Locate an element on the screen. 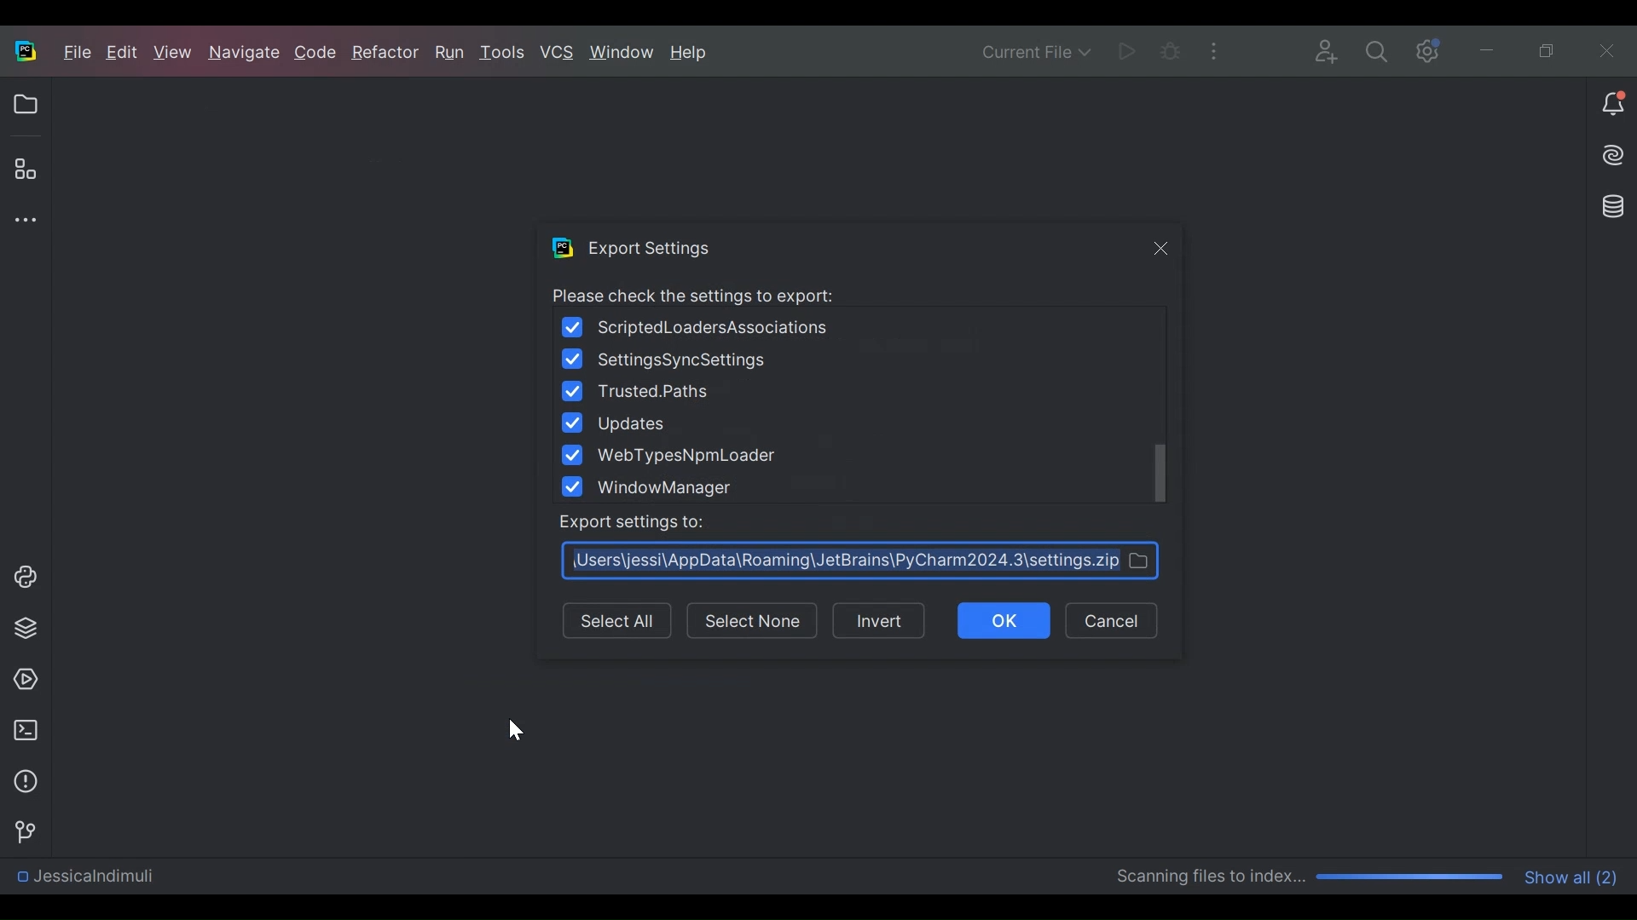 The width and height of the screenshot is (1637, 920). Git is located at coordinates (20, 830).